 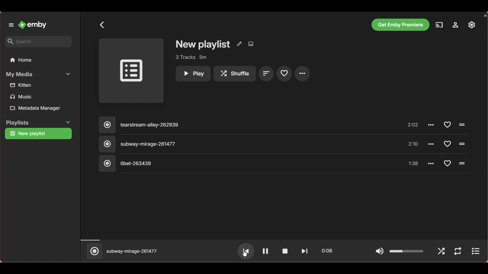 I want to click on Add respective song to favorites, so click(x=447, y=125).